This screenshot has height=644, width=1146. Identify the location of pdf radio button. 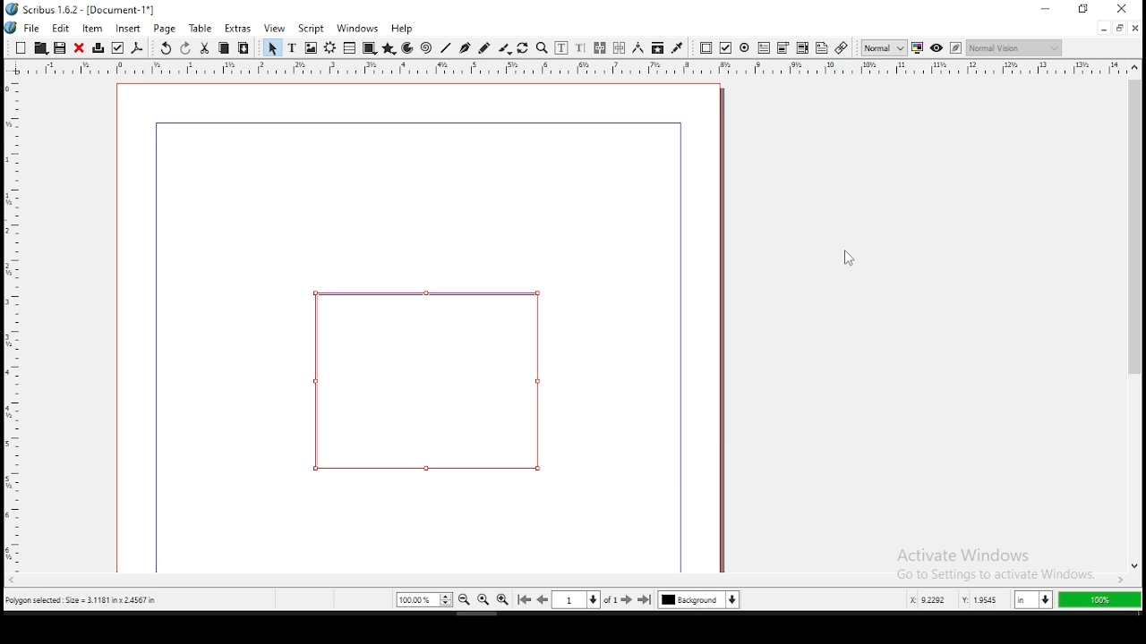
(745, 47).